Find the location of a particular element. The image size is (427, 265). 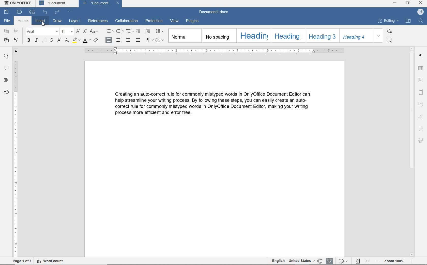

strikethrough is located at coordinates (51, 40).